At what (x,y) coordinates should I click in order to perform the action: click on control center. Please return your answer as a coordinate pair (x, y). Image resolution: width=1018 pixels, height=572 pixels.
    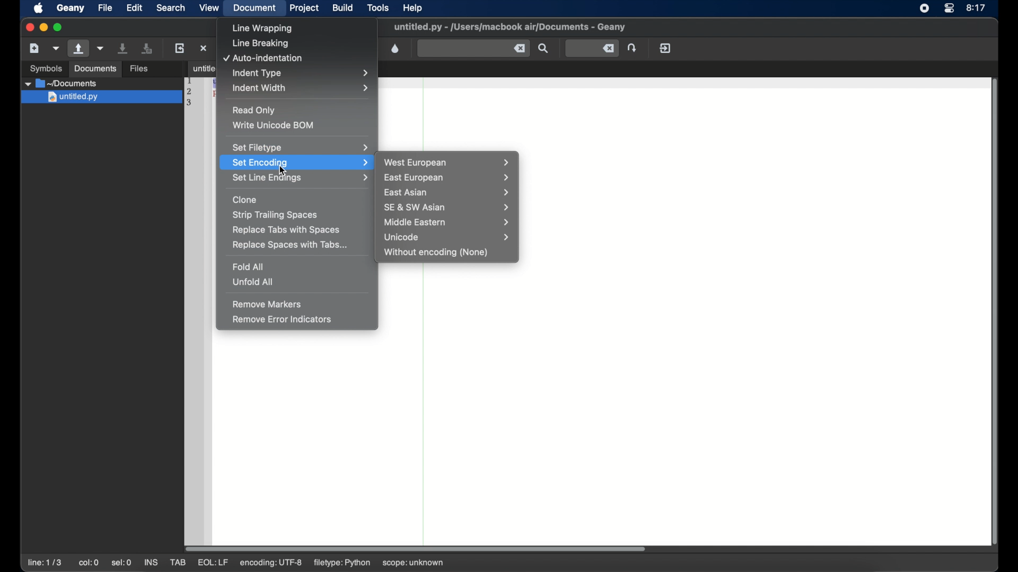
    Looking at the image, I should click on (949, 8).